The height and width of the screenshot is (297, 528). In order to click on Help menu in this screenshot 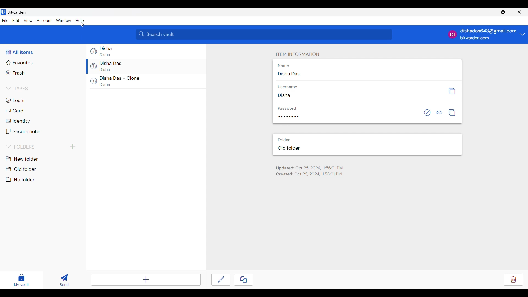, I will do `click(79, 21)`.